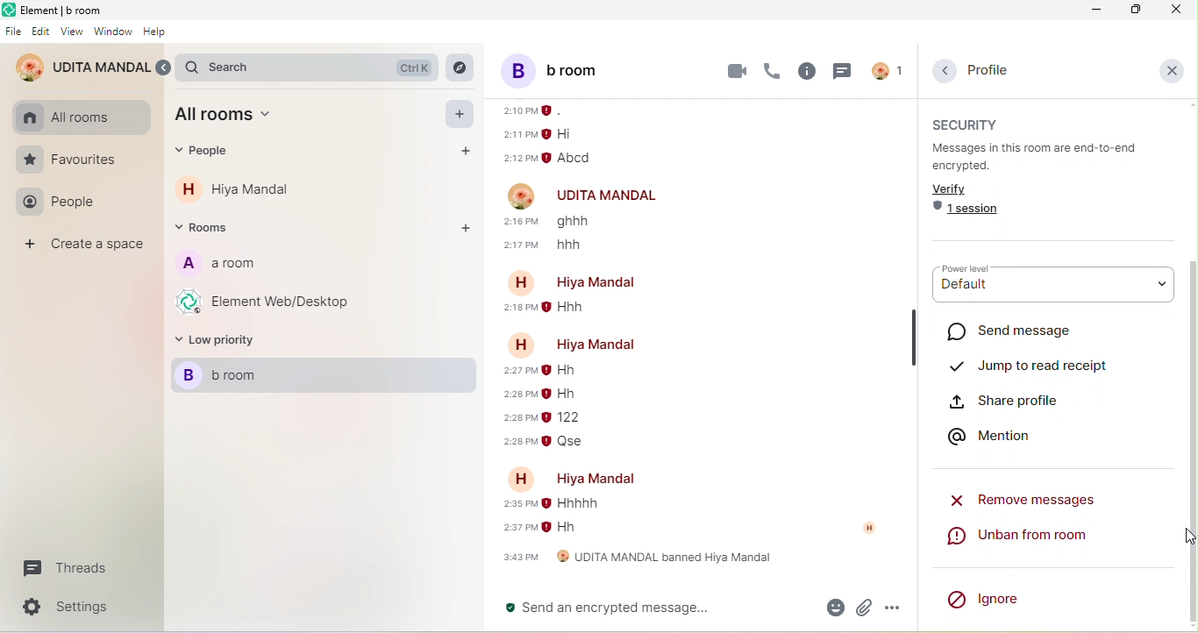  Describe the element at coordinates (832, 607) in the screenshot. I see `emoji` at that location.